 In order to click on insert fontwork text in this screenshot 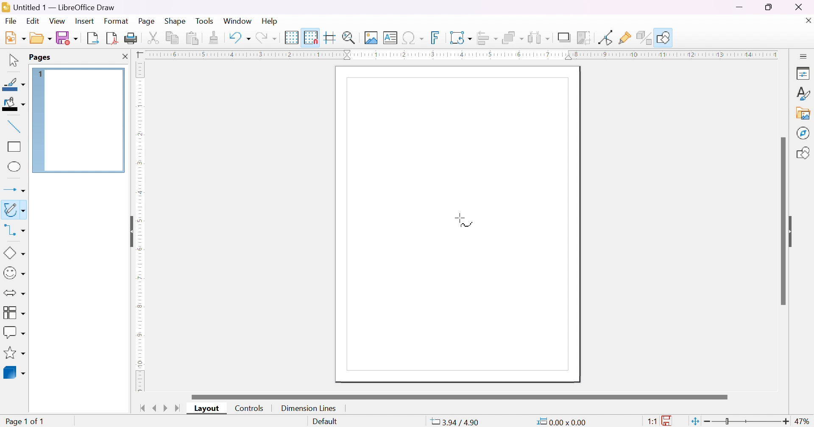, I will do `click(435, 37)`.